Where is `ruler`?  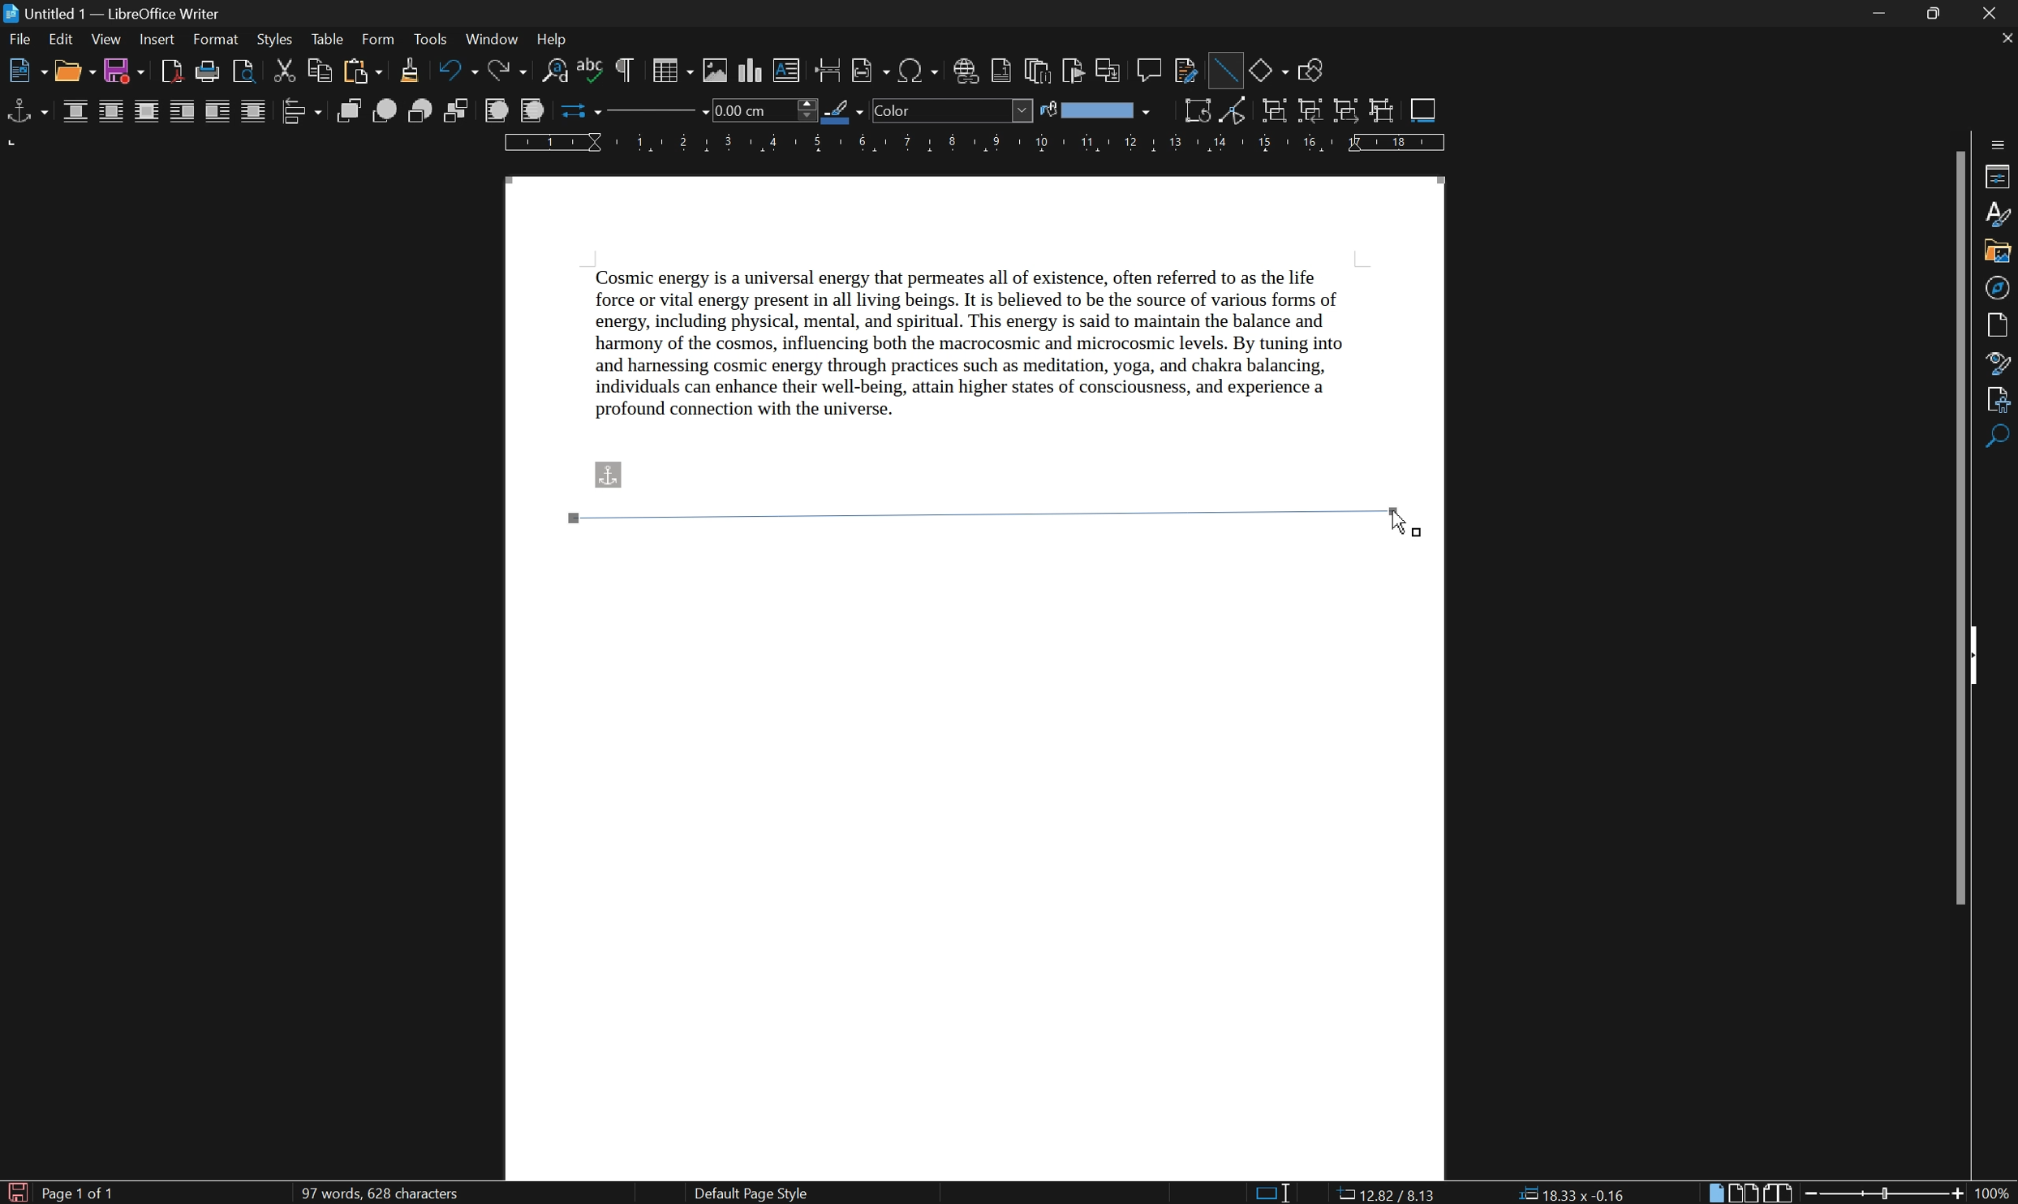 ruler is located at coordinates (974, 144).